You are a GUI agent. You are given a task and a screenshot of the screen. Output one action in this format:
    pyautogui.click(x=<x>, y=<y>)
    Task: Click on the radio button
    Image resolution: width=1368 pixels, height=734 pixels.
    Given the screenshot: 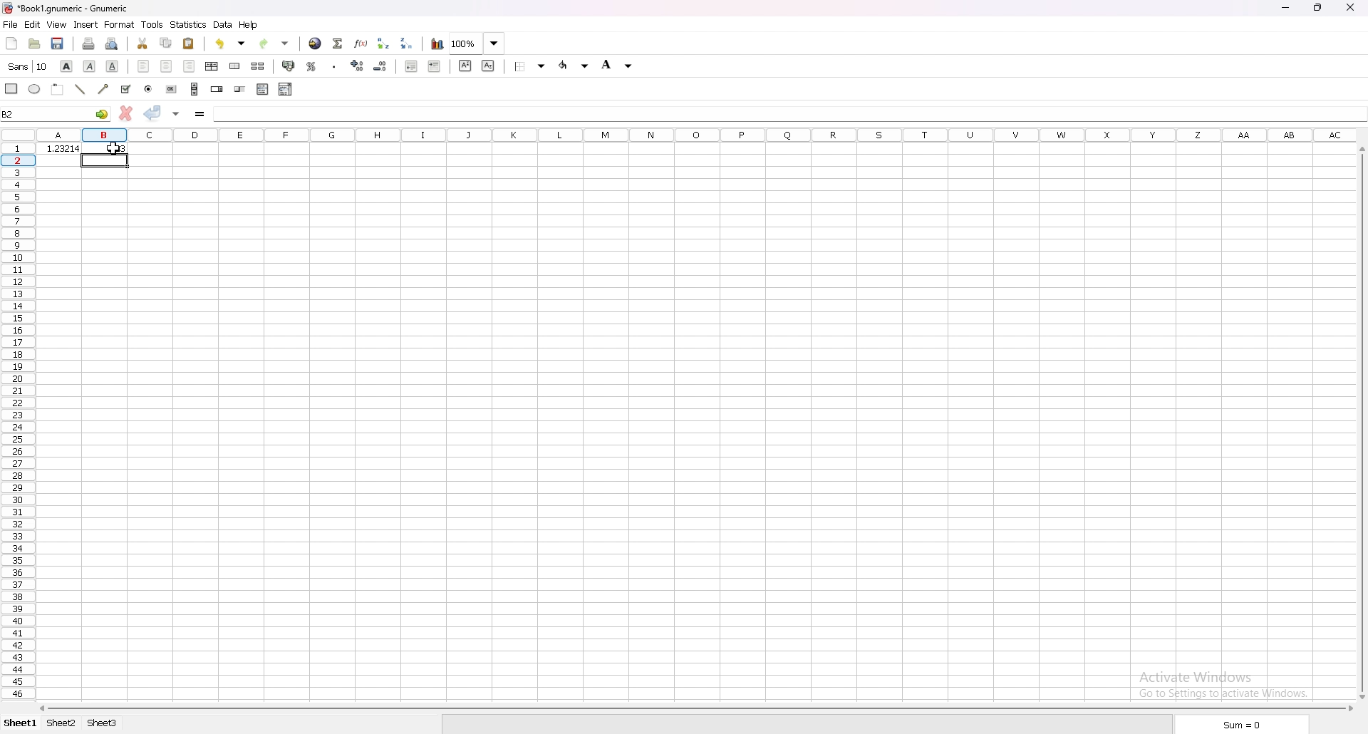 What is the action you would take?
    pyautogui.click(x=149, y=89)
    